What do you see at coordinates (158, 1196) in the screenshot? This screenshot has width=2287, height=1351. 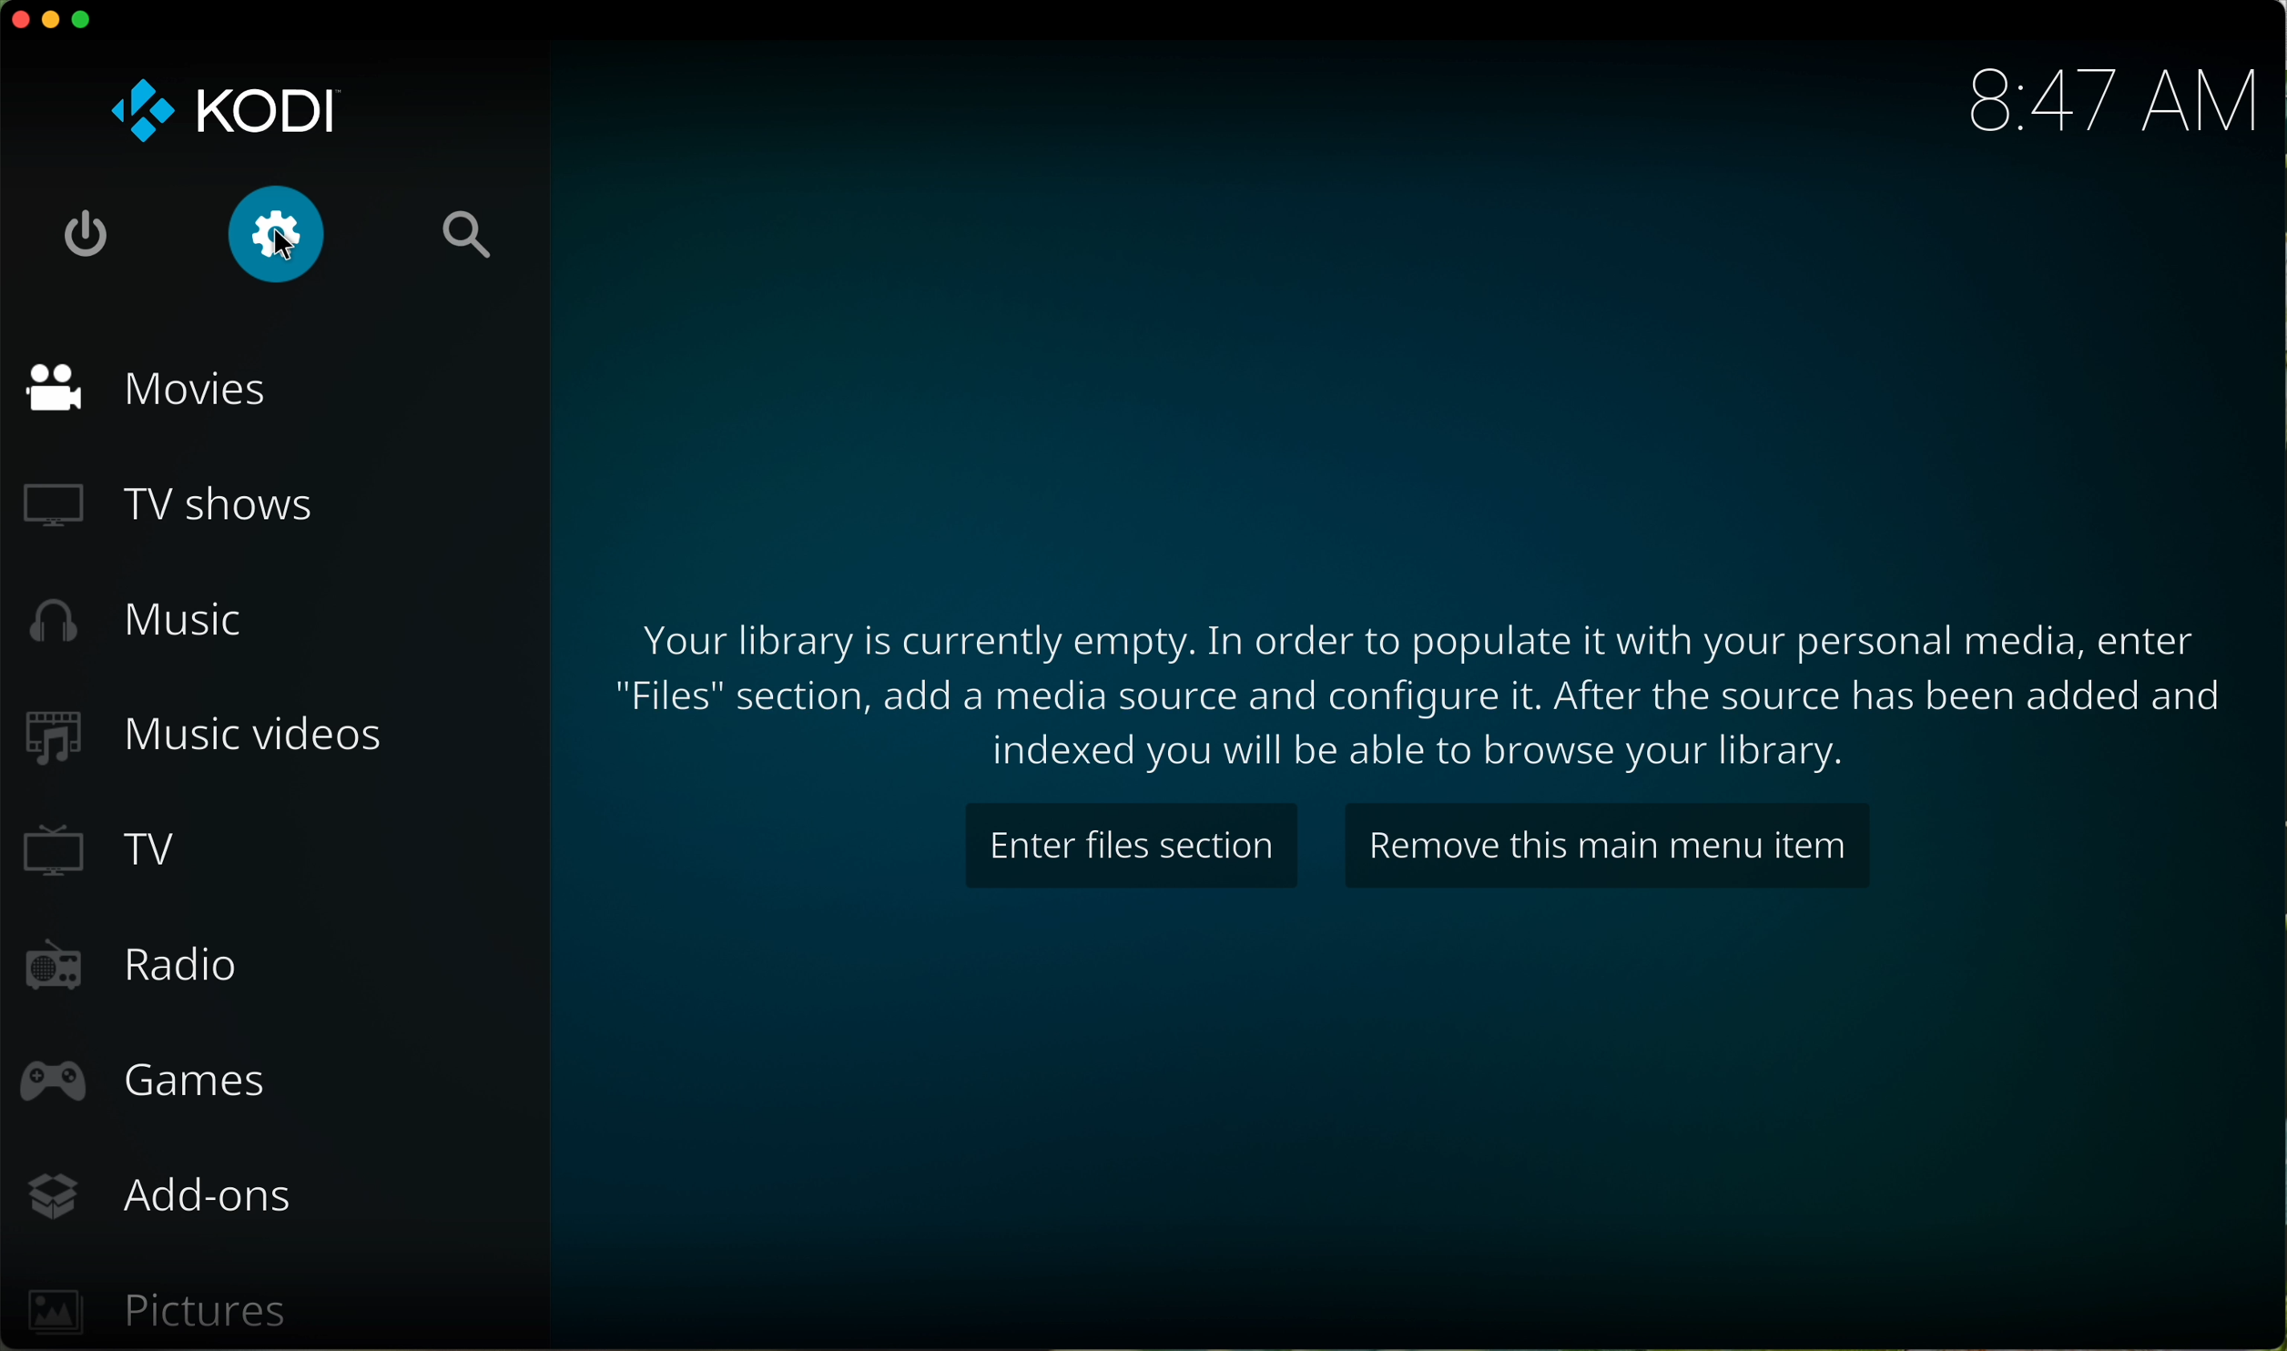 I see `add-ons` at bounding box center [158, 1196].